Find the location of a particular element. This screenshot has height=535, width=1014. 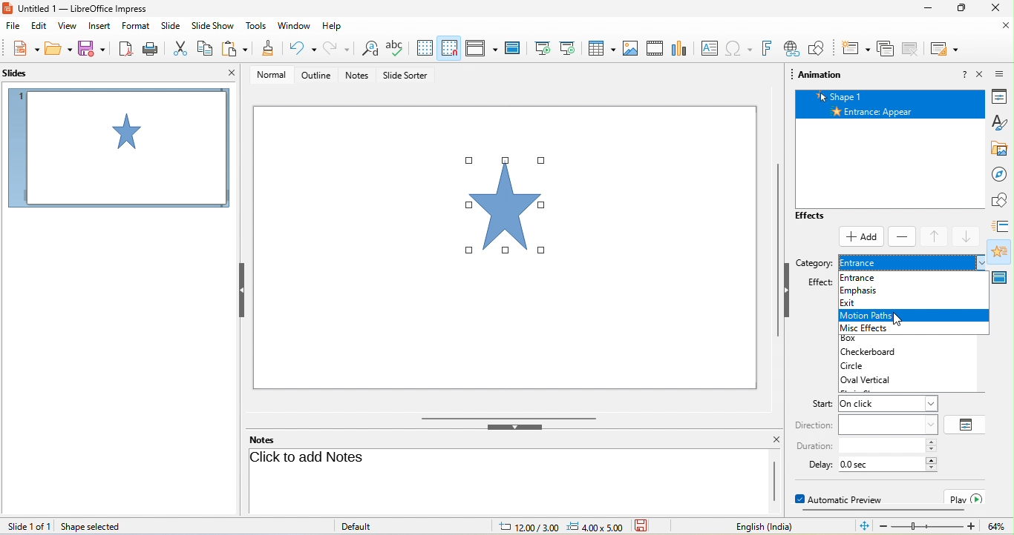

insert is located at coordinates (98, 27).